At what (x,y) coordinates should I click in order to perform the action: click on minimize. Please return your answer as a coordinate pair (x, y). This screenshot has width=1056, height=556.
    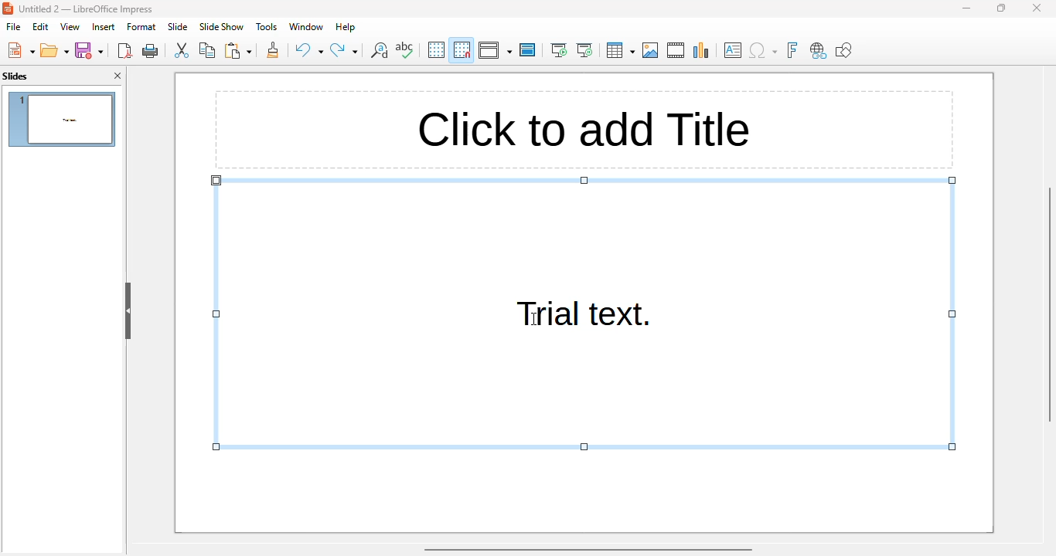
    Looking at the image, I should click on (966, 8).